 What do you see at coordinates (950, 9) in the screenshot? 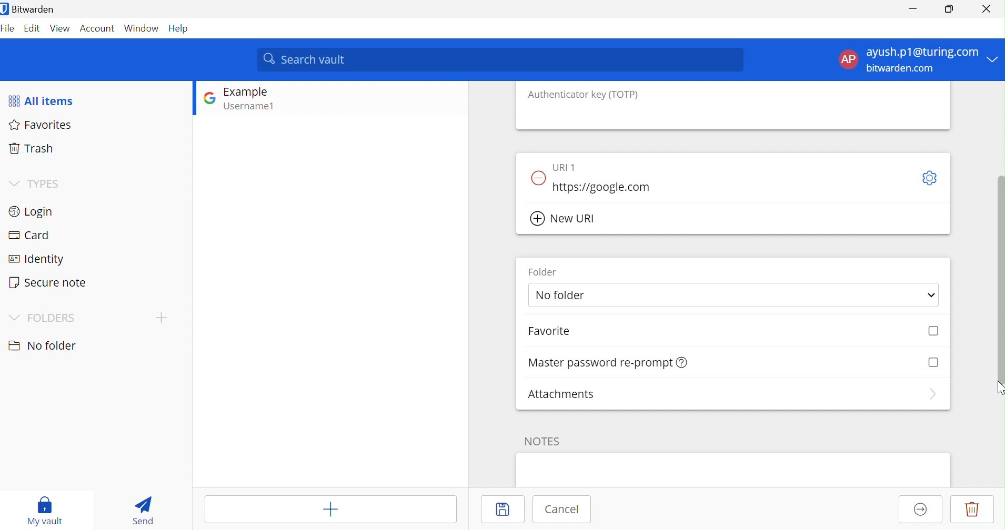
I see `Restore Down` at bounding box center [950, 9].